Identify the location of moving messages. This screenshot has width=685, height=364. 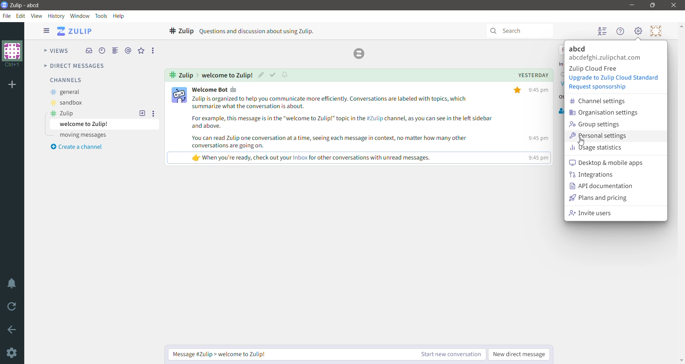
(85, 136).